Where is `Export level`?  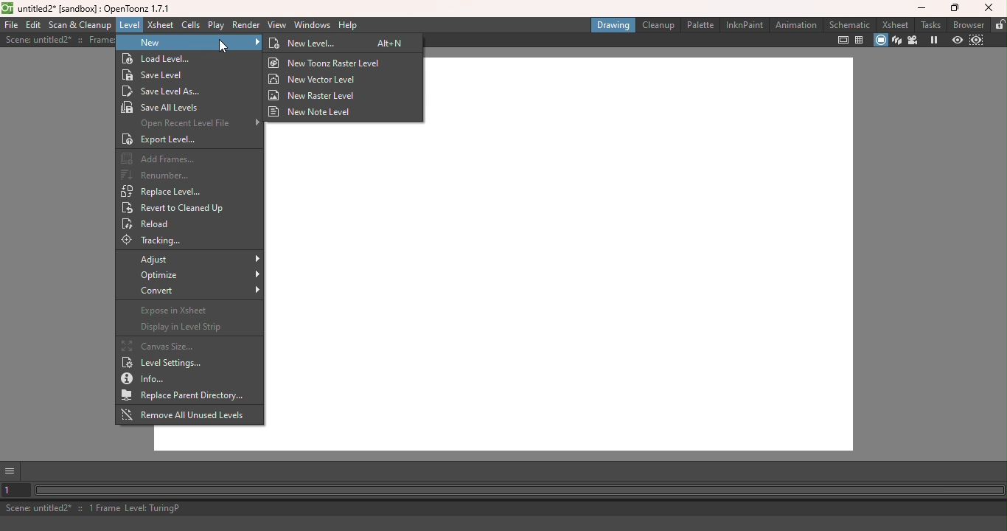
Export level is located at coordinates (164, 139).